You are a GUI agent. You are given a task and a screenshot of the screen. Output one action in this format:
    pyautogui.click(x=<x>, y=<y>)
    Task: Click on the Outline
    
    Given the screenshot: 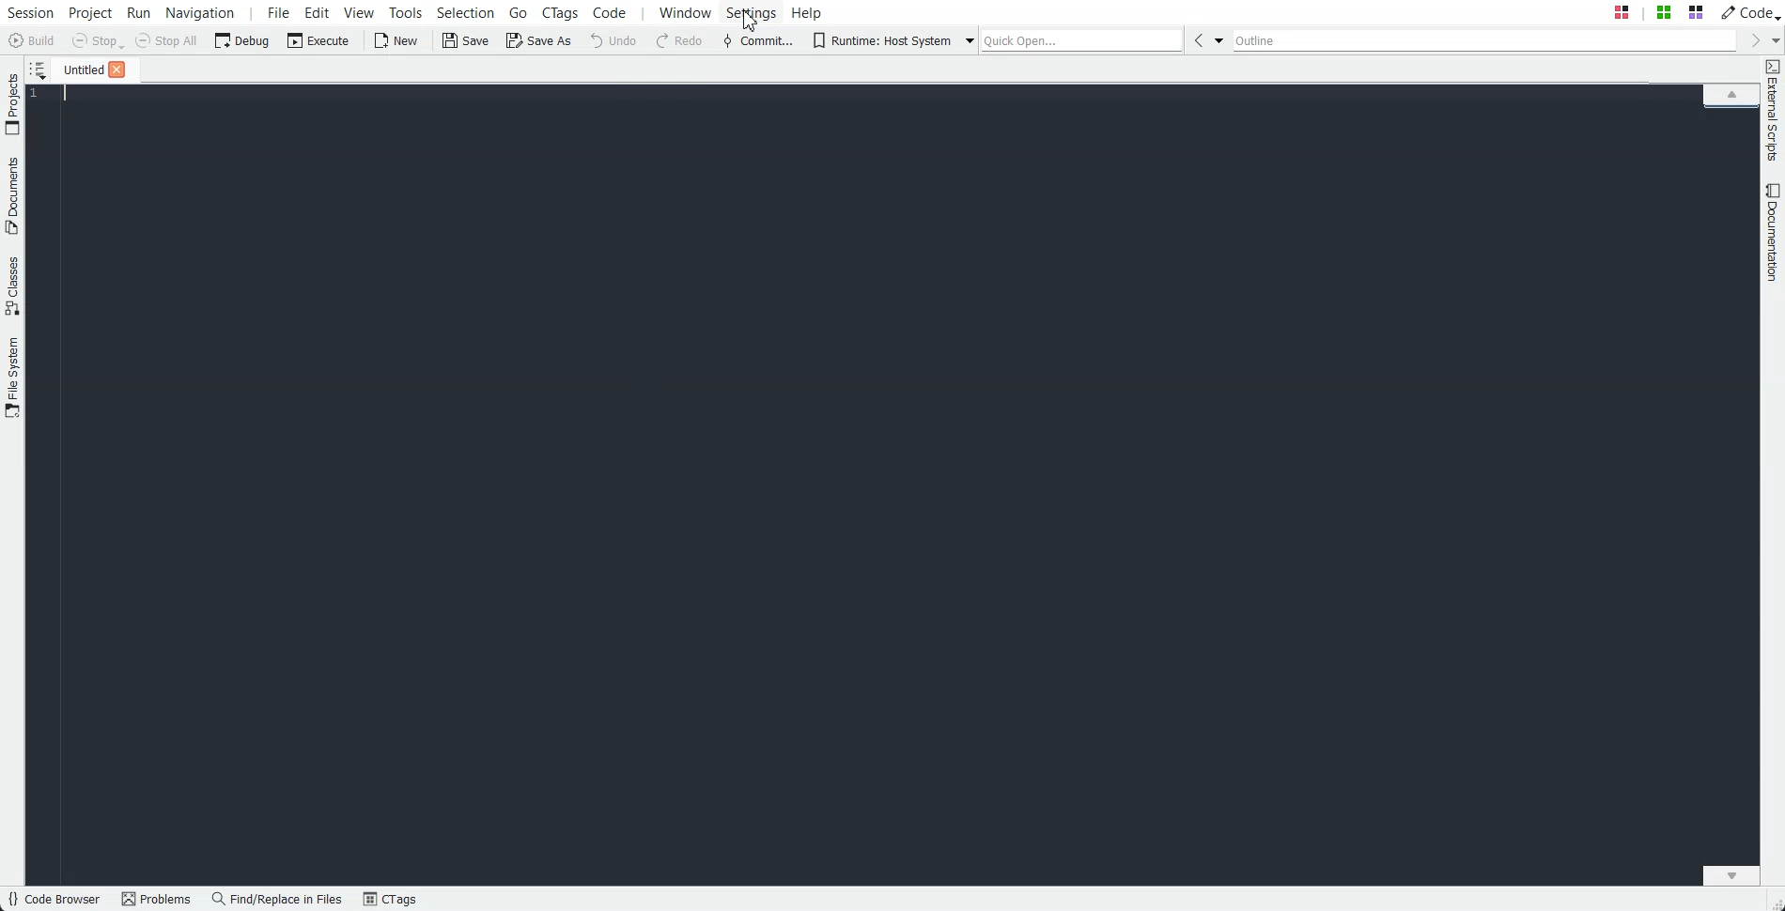 What is the action you would take?
    pyautogui.click(x=1485, y=40)
    